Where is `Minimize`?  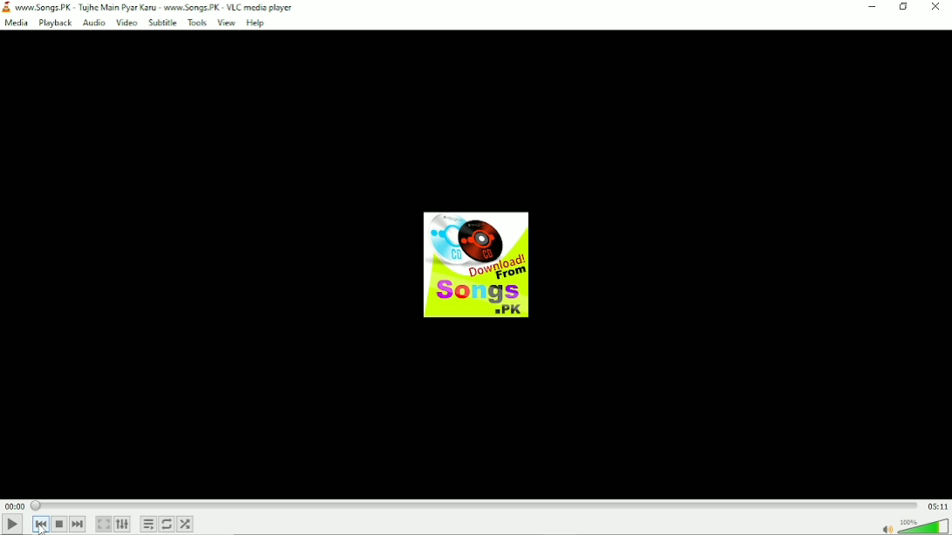
Minimize is located at coordinates (872, 6).